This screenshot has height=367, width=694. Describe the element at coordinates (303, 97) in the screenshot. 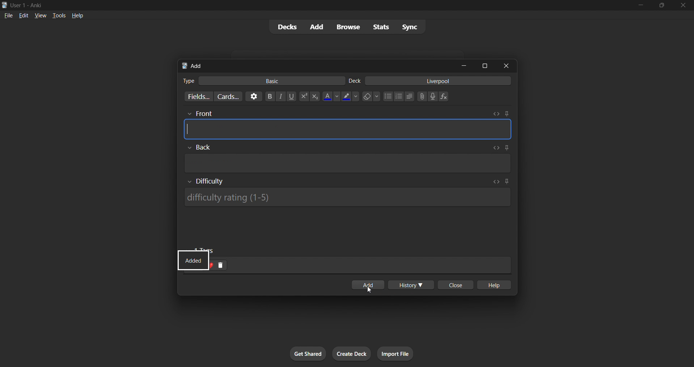

I see `superscript` at that location.